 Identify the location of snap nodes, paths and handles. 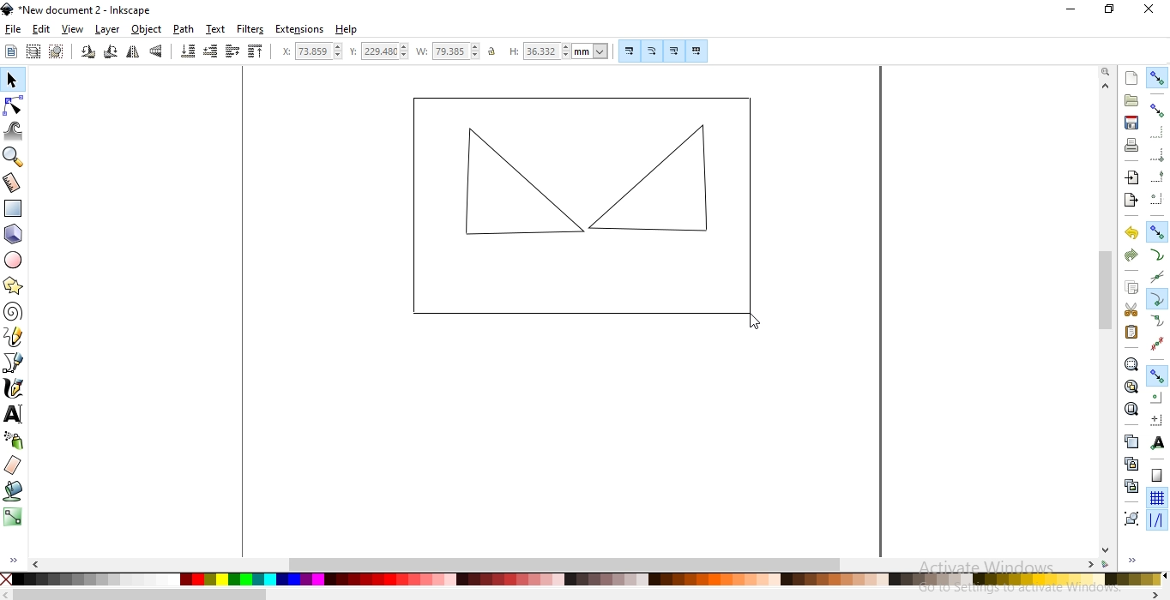
(1157, 232).